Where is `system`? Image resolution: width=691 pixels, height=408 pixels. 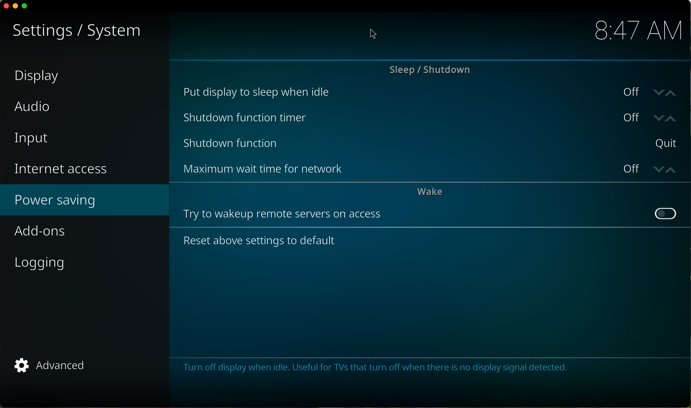
system is located at coordinates (114, 30).